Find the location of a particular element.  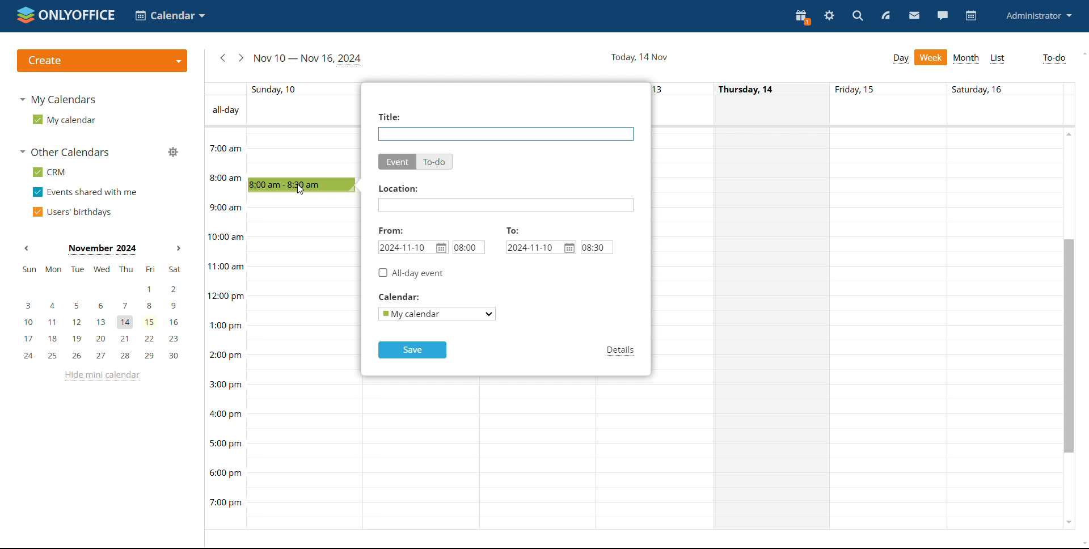

day view is located at coordinates (901, 59).